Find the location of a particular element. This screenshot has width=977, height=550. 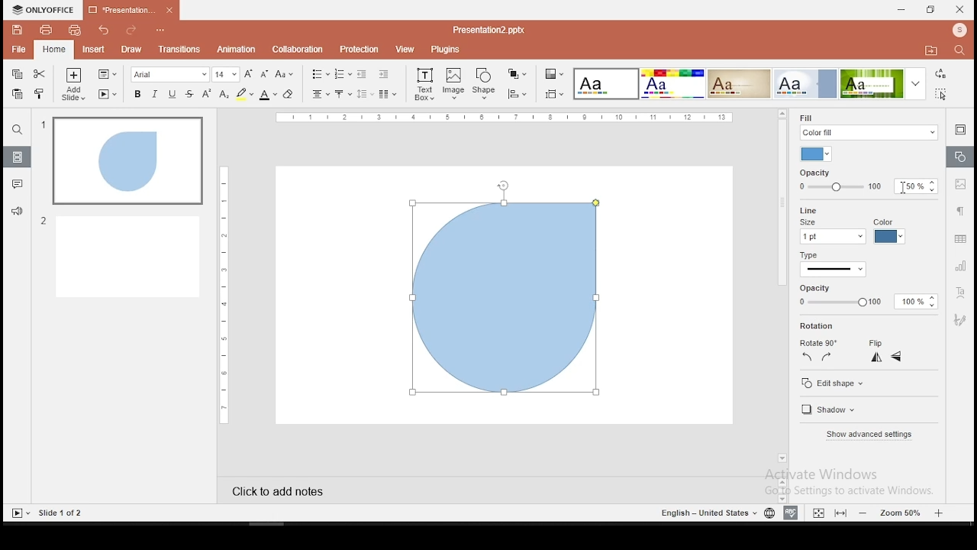

language is located at coordinates (769, 513).